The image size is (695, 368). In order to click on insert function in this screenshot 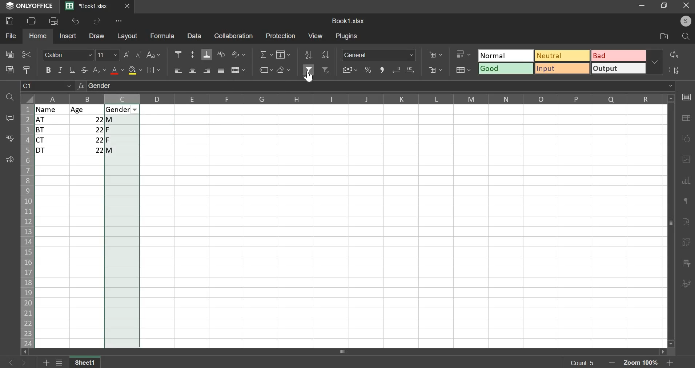, I will do `click(375, 87)`.